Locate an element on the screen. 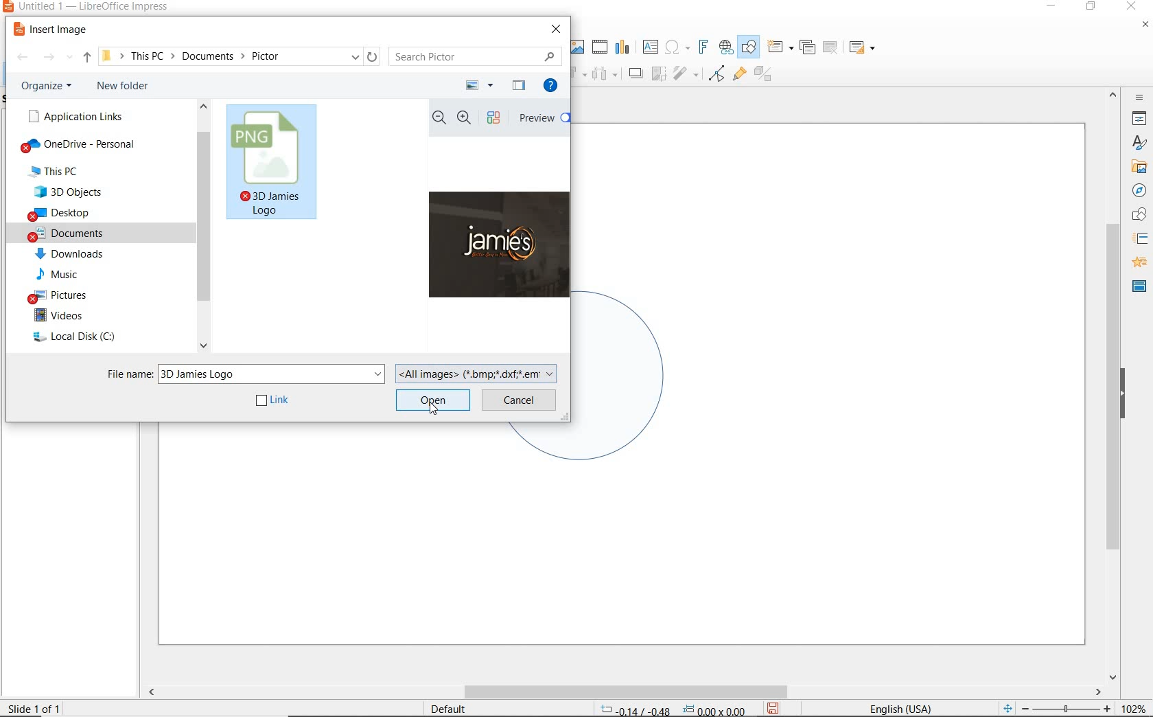 This screenshot has height=717, width=1153. scrollbar is located at coordinates (203, 229).